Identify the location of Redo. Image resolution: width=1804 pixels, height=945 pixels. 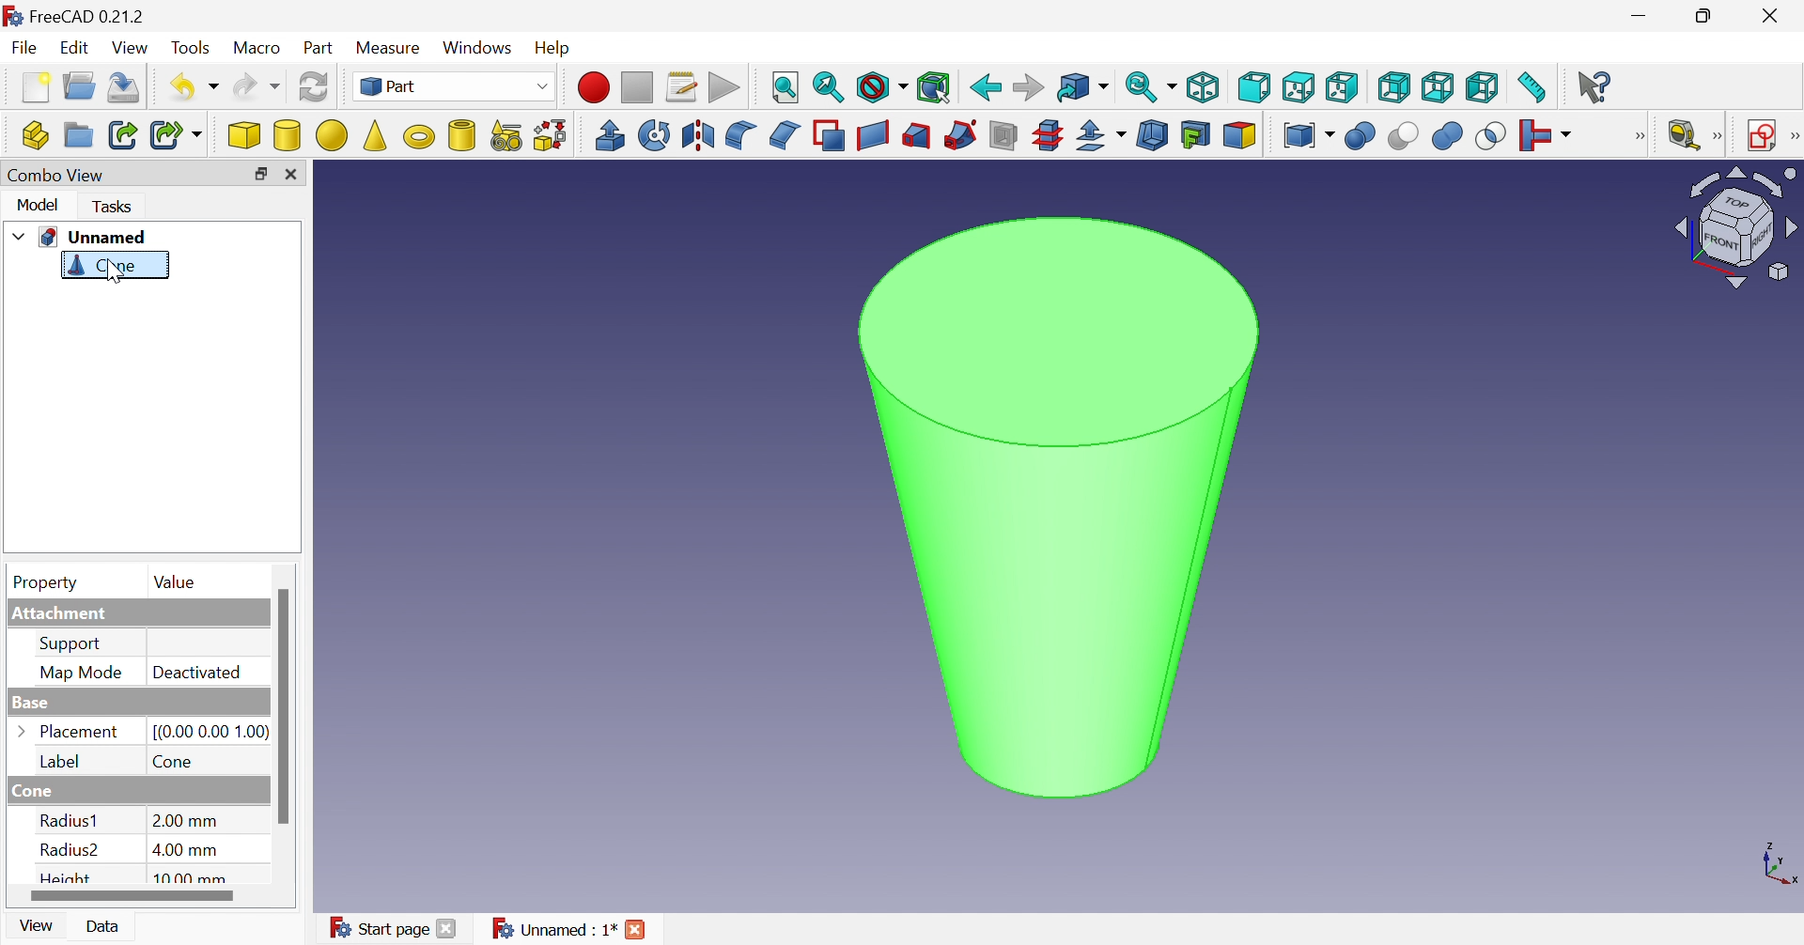
(256, 87).